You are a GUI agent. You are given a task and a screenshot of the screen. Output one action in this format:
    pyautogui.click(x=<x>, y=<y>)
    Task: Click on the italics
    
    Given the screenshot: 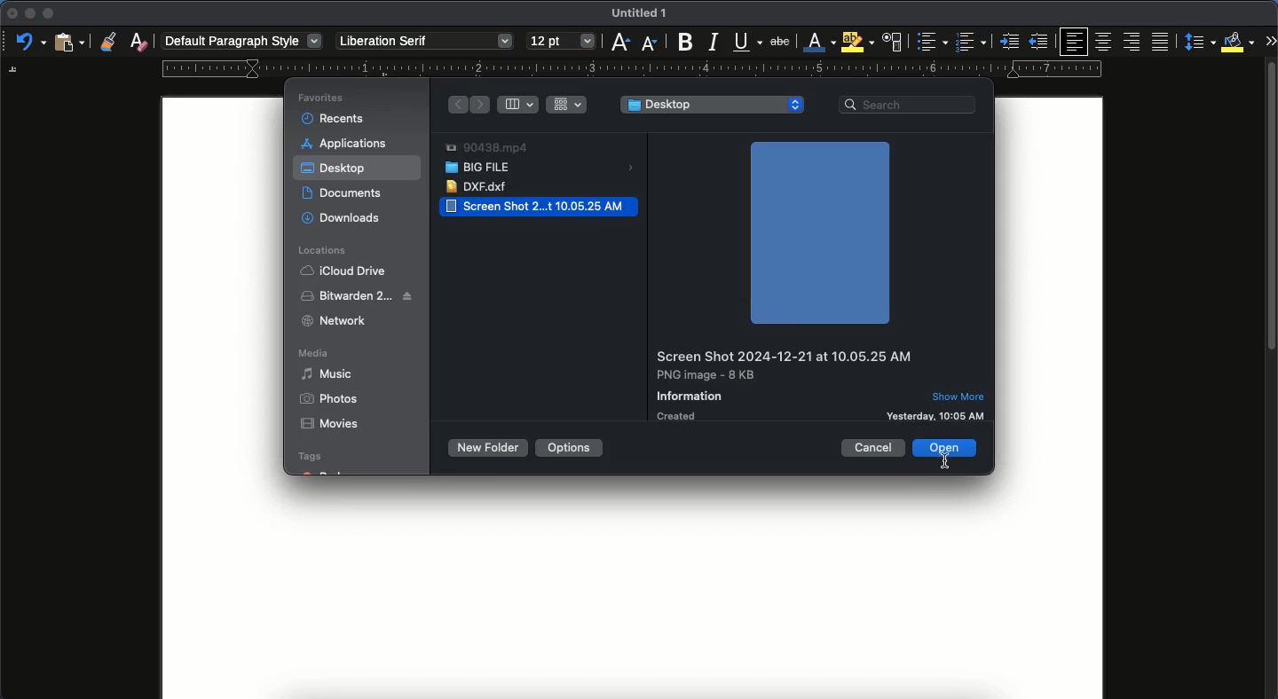 What is the action you would take?
    pyautogui.click(x=713, y=41)
    